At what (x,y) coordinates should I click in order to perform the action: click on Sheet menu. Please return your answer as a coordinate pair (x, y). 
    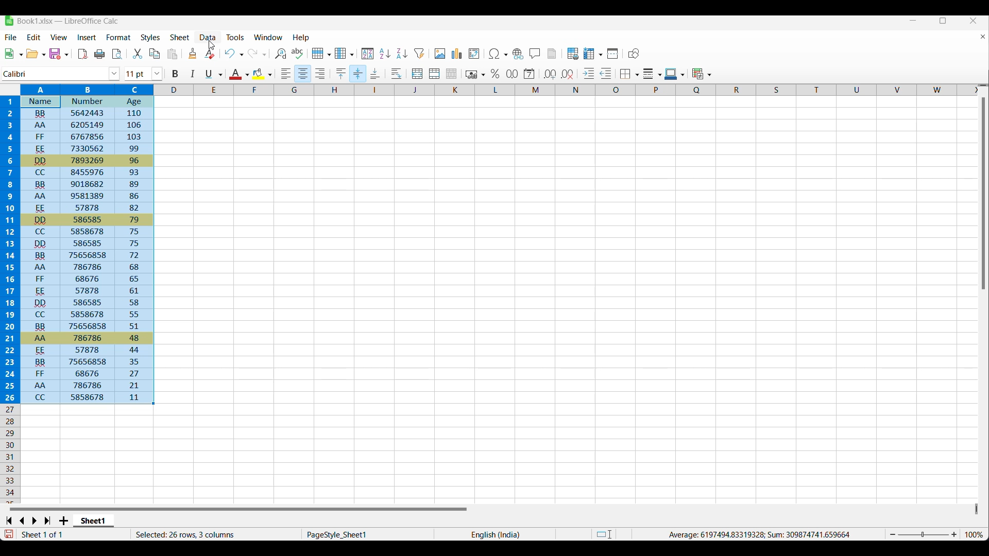
    Looking at the image, I should click on (180, 37).